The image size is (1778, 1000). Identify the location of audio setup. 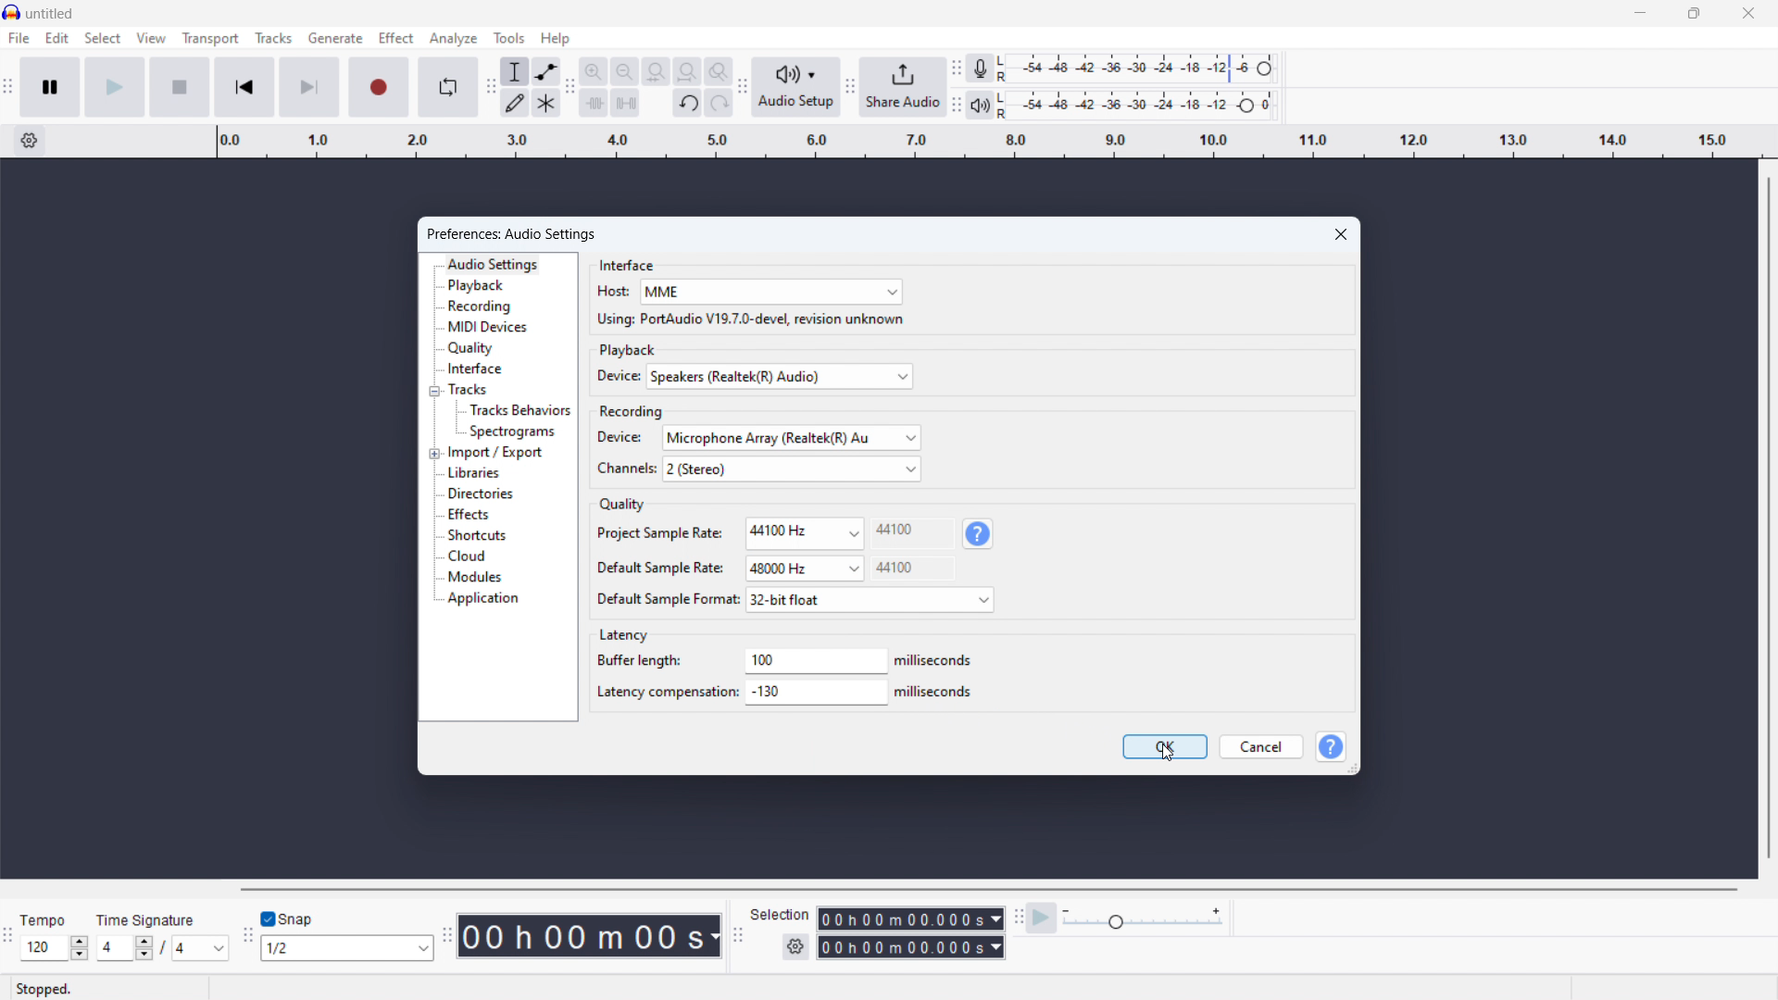
(795, 87).